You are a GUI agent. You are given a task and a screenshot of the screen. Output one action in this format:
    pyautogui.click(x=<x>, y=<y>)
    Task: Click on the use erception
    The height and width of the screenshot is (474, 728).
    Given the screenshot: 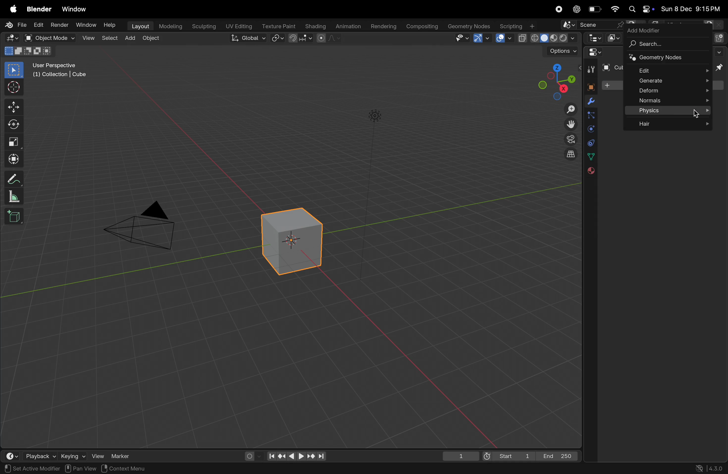 What is the action you would take?
    pyautogui.click(x=58, y=66)
    